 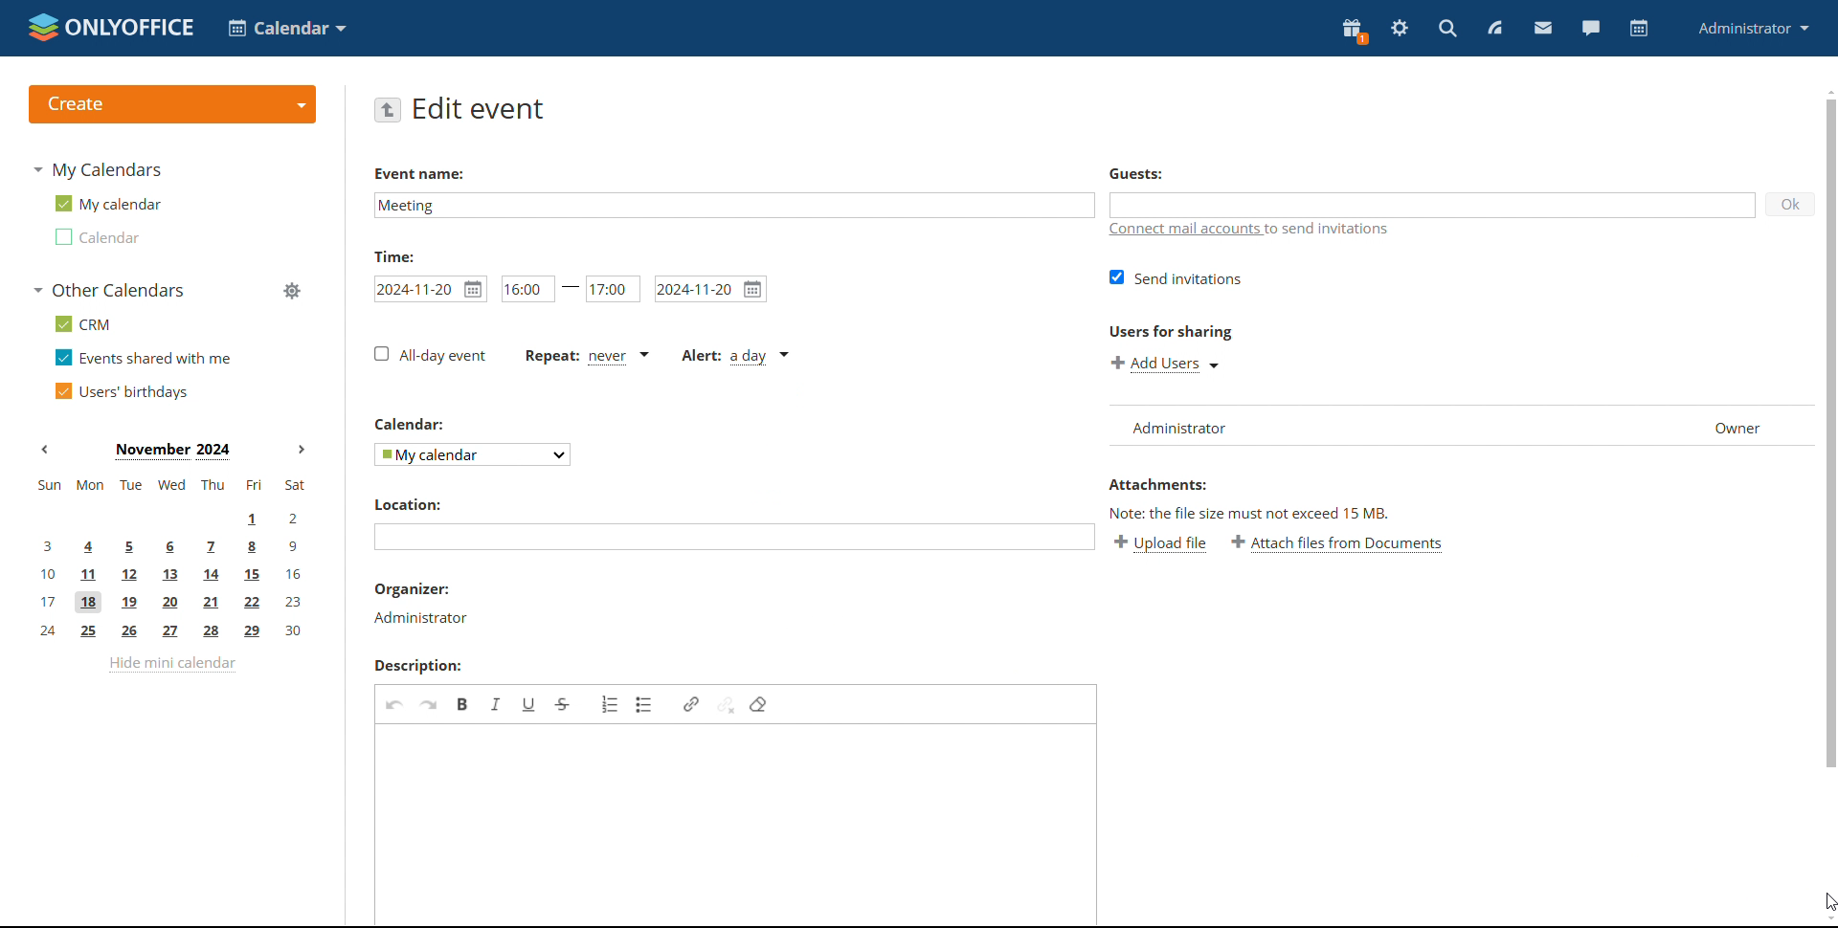 I want to click on organiser, so click(x=421, y=619).